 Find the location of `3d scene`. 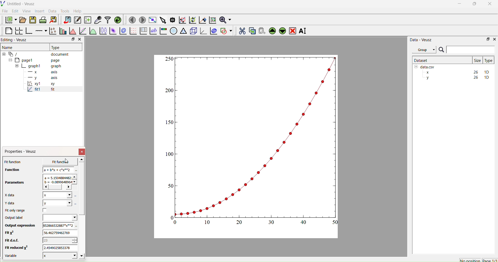

3d scene is located at coordinates (193, 30).